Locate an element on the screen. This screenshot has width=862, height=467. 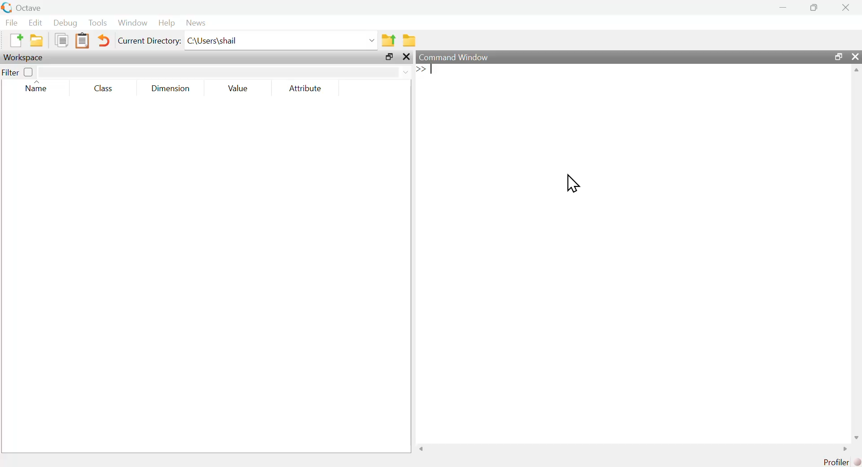
dropdown is located at coordinates (408, 72).